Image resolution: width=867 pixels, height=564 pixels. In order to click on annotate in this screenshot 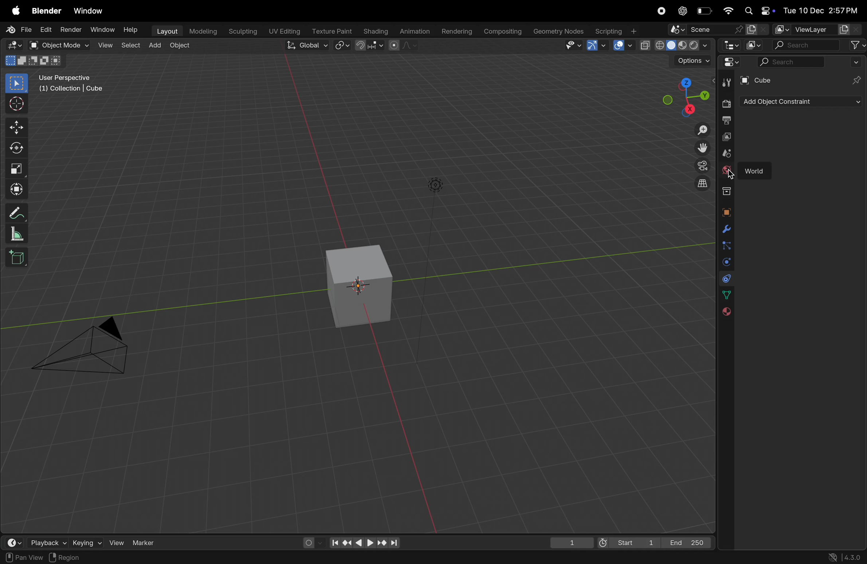, I will do `click(16, 211)`.